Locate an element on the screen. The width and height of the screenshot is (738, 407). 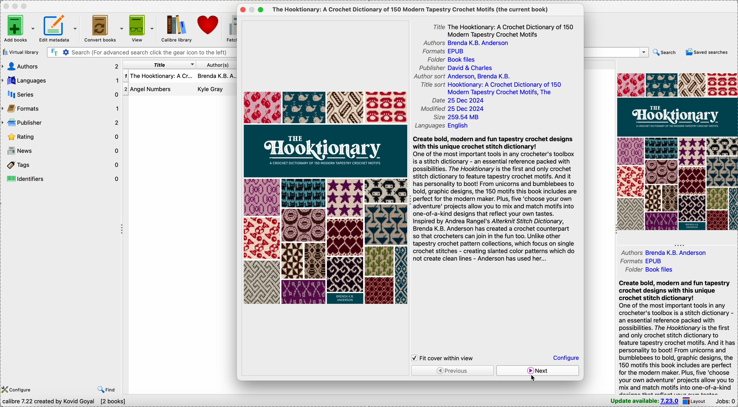
search is located at coordinates (665, 52).